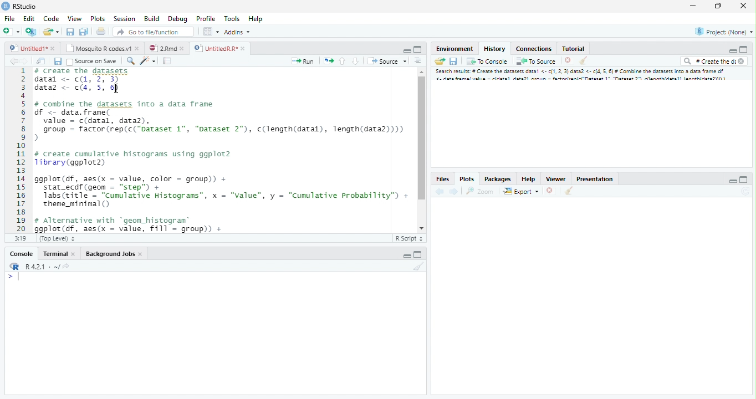  Describe the element at coordinates (387, 62) in the screenshot. I see `Source` at that location.